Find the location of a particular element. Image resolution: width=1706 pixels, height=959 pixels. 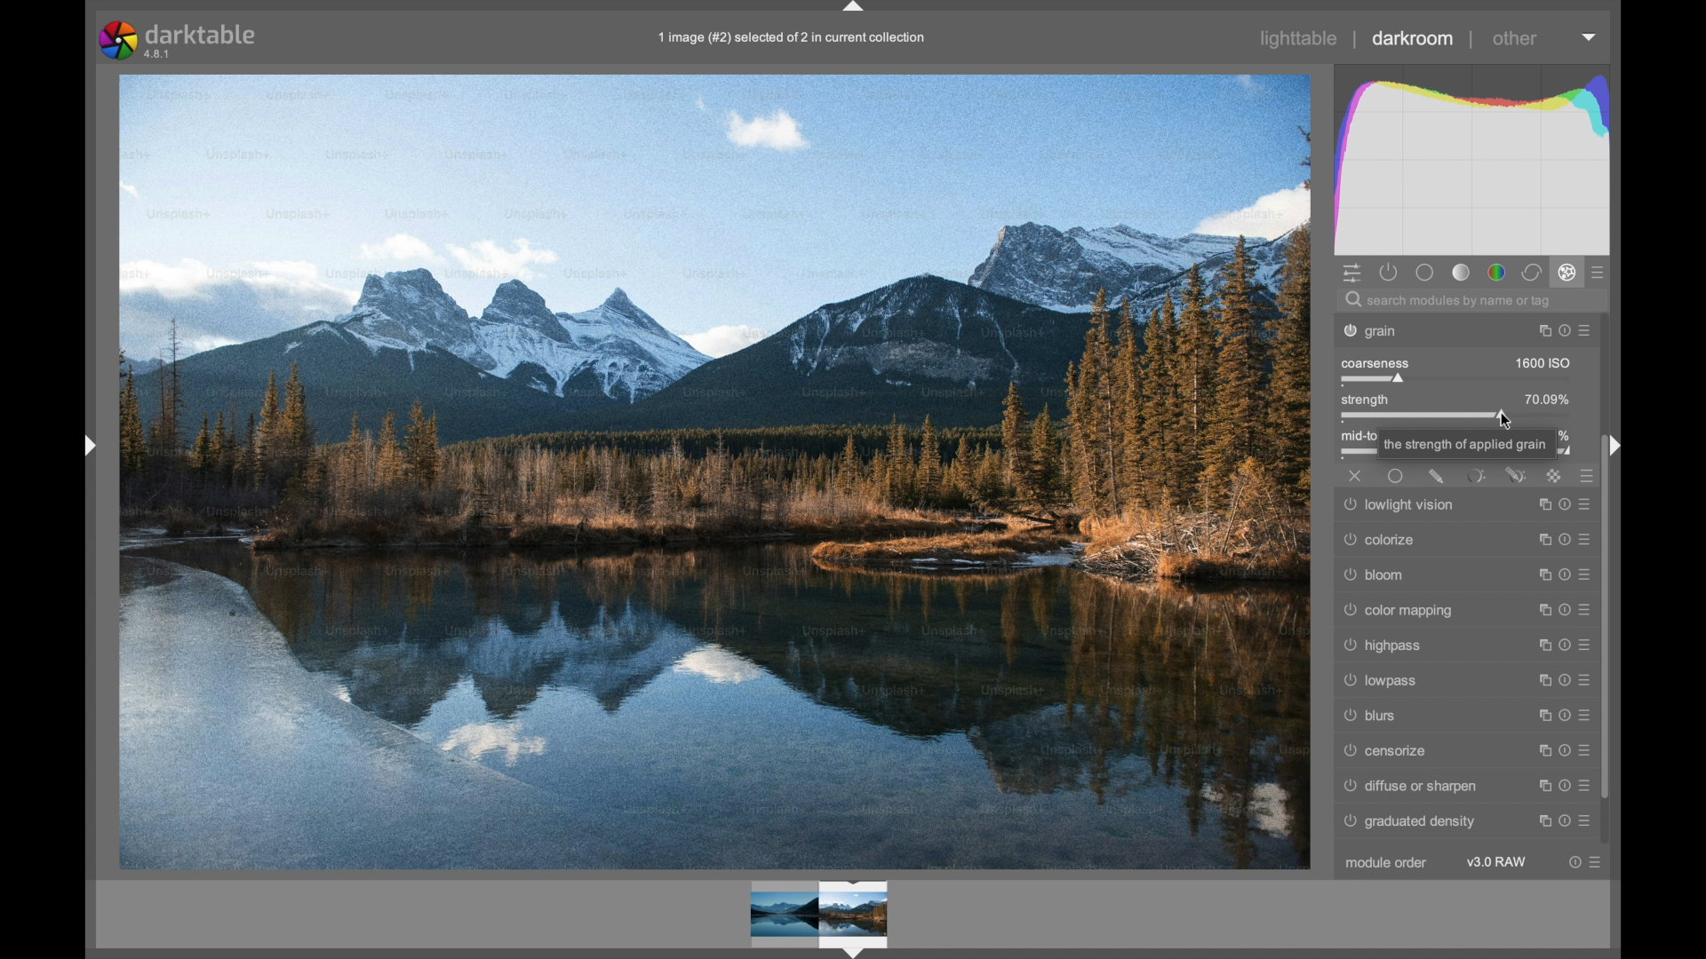

instance is located at coordinates (1538, 716).